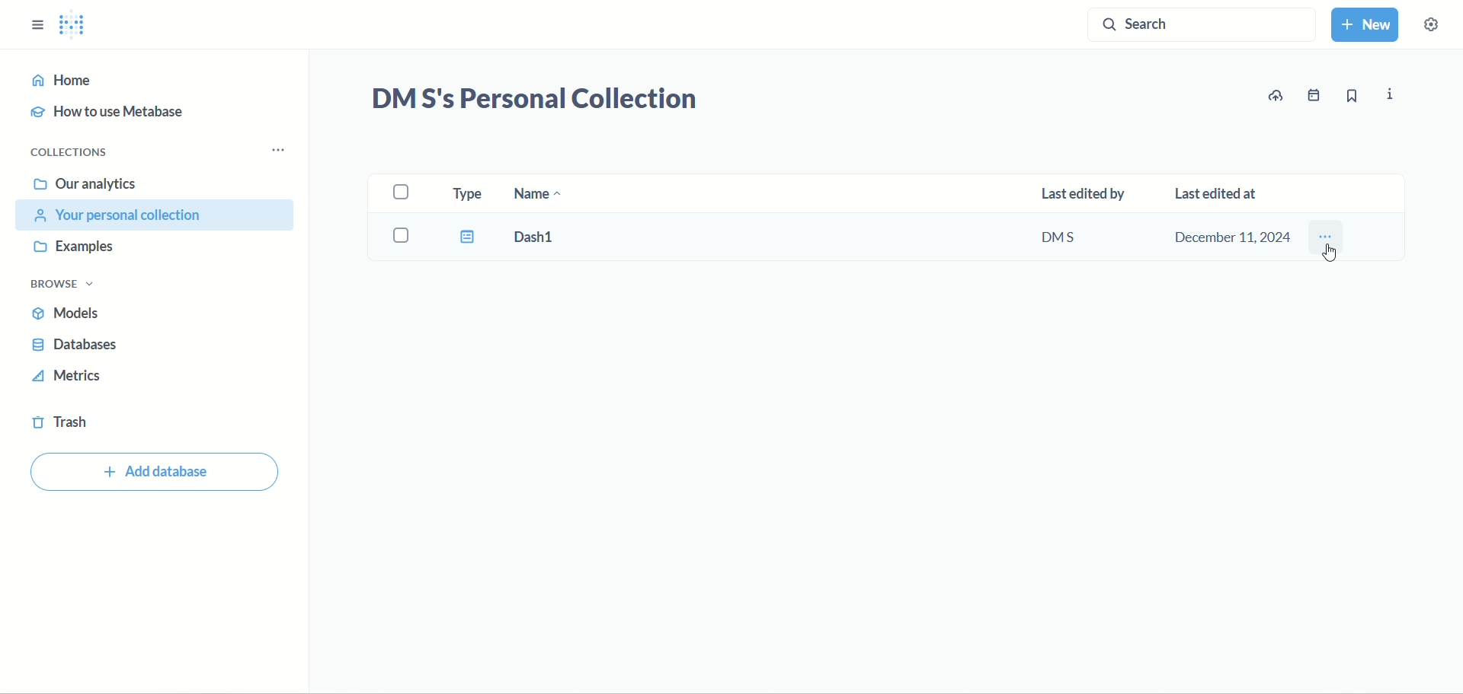 This screenshot has width=1463, height=694. Describe the element at coordinates (404, 193) in the screenshot. I see `select all checkbox` at that location.